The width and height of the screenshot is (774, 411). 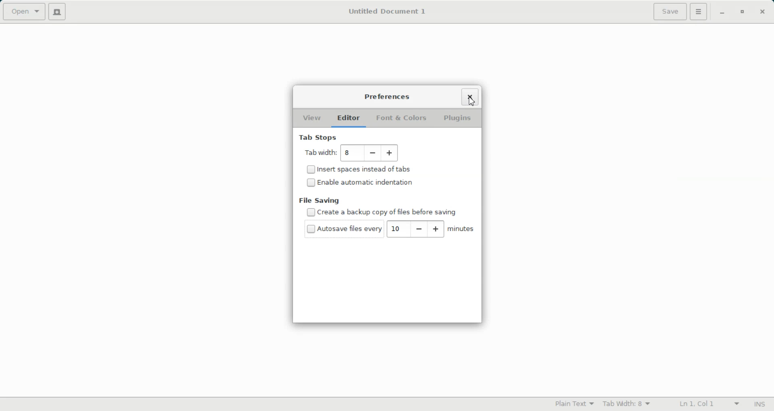 I want to click on (un)check Insert spaces instead of tabs, so click(x=360, y=170).